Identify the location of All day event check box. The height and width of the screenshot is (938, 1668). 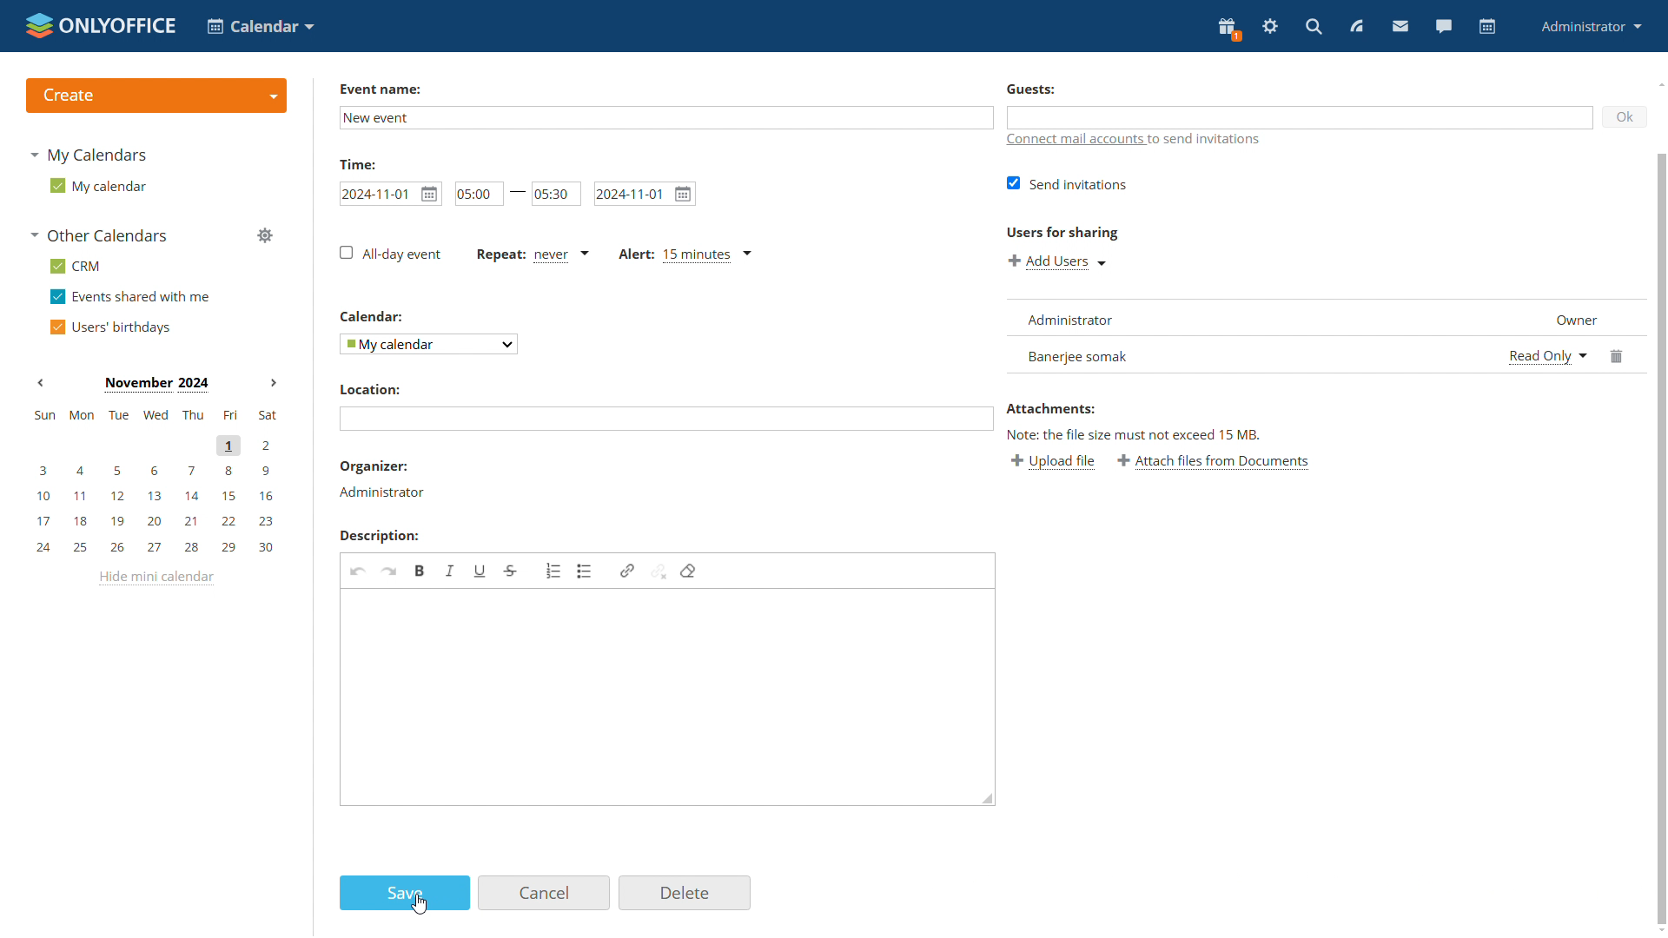
(390, 254).